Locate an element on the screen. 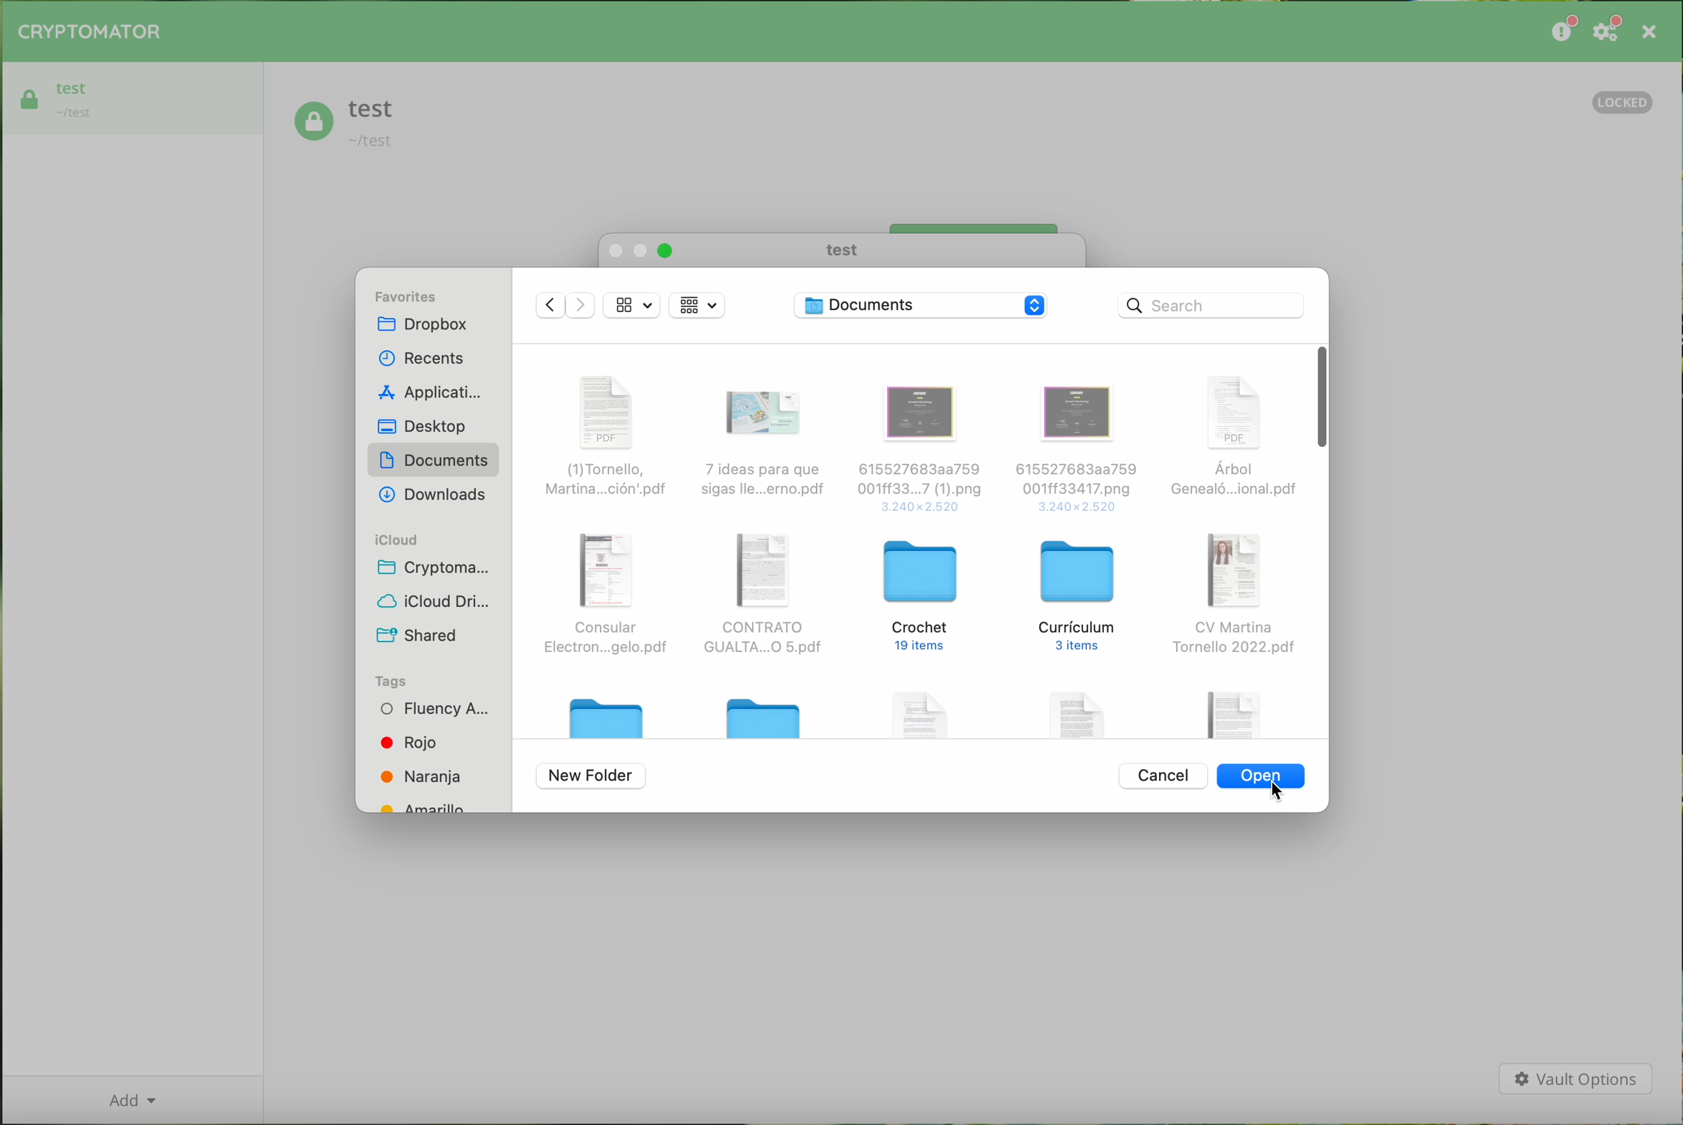  pdf file is located at coordinates (613, 597).